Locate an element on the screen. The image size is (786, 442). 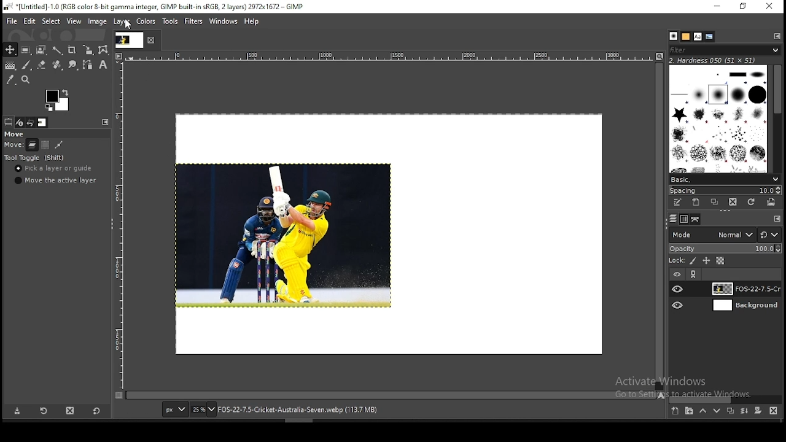
edit is located at coordinates (31, 21).